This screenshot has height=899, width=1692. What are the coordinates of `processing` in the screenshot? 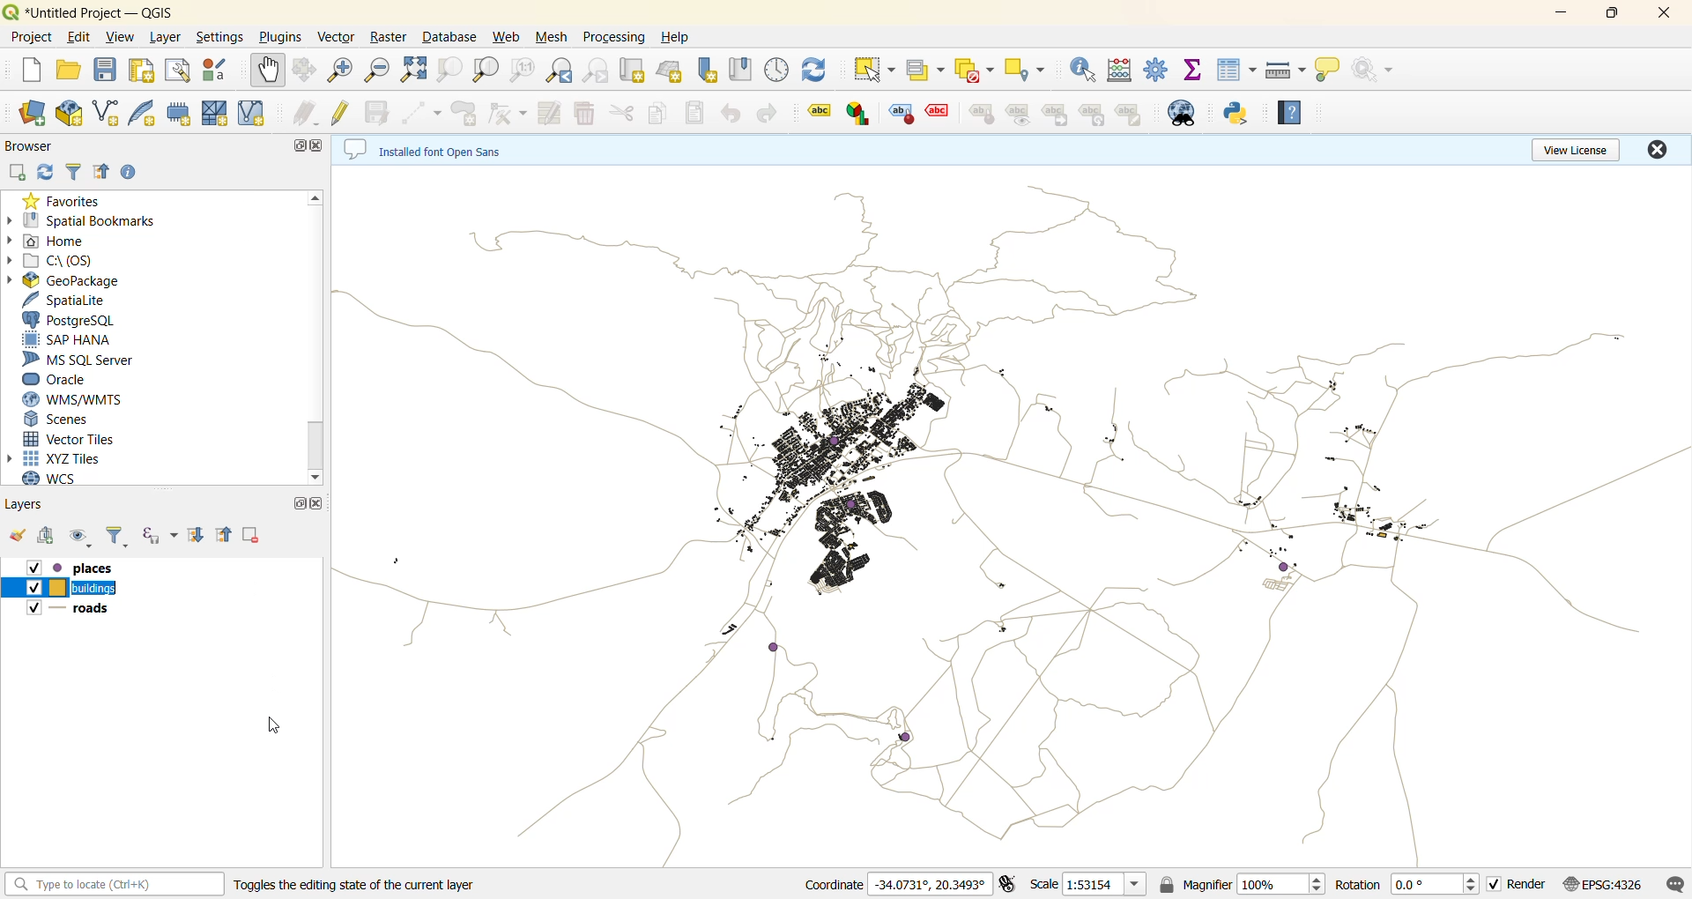 It's located at (617, 34).